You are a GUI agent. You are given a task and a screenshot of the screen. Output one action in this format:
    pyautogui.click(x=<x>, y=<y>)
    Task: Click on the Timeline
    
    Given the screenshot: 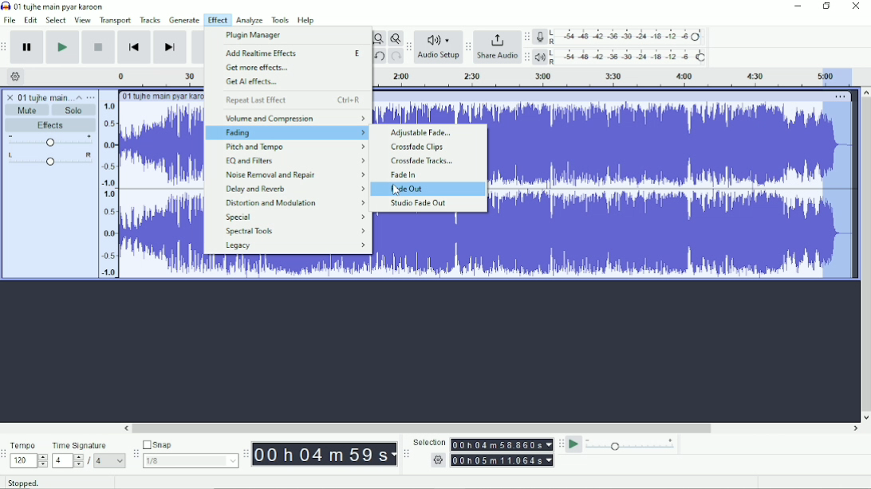 What is the action you would take?
    pyautogui.click(x=618, y=76)
    